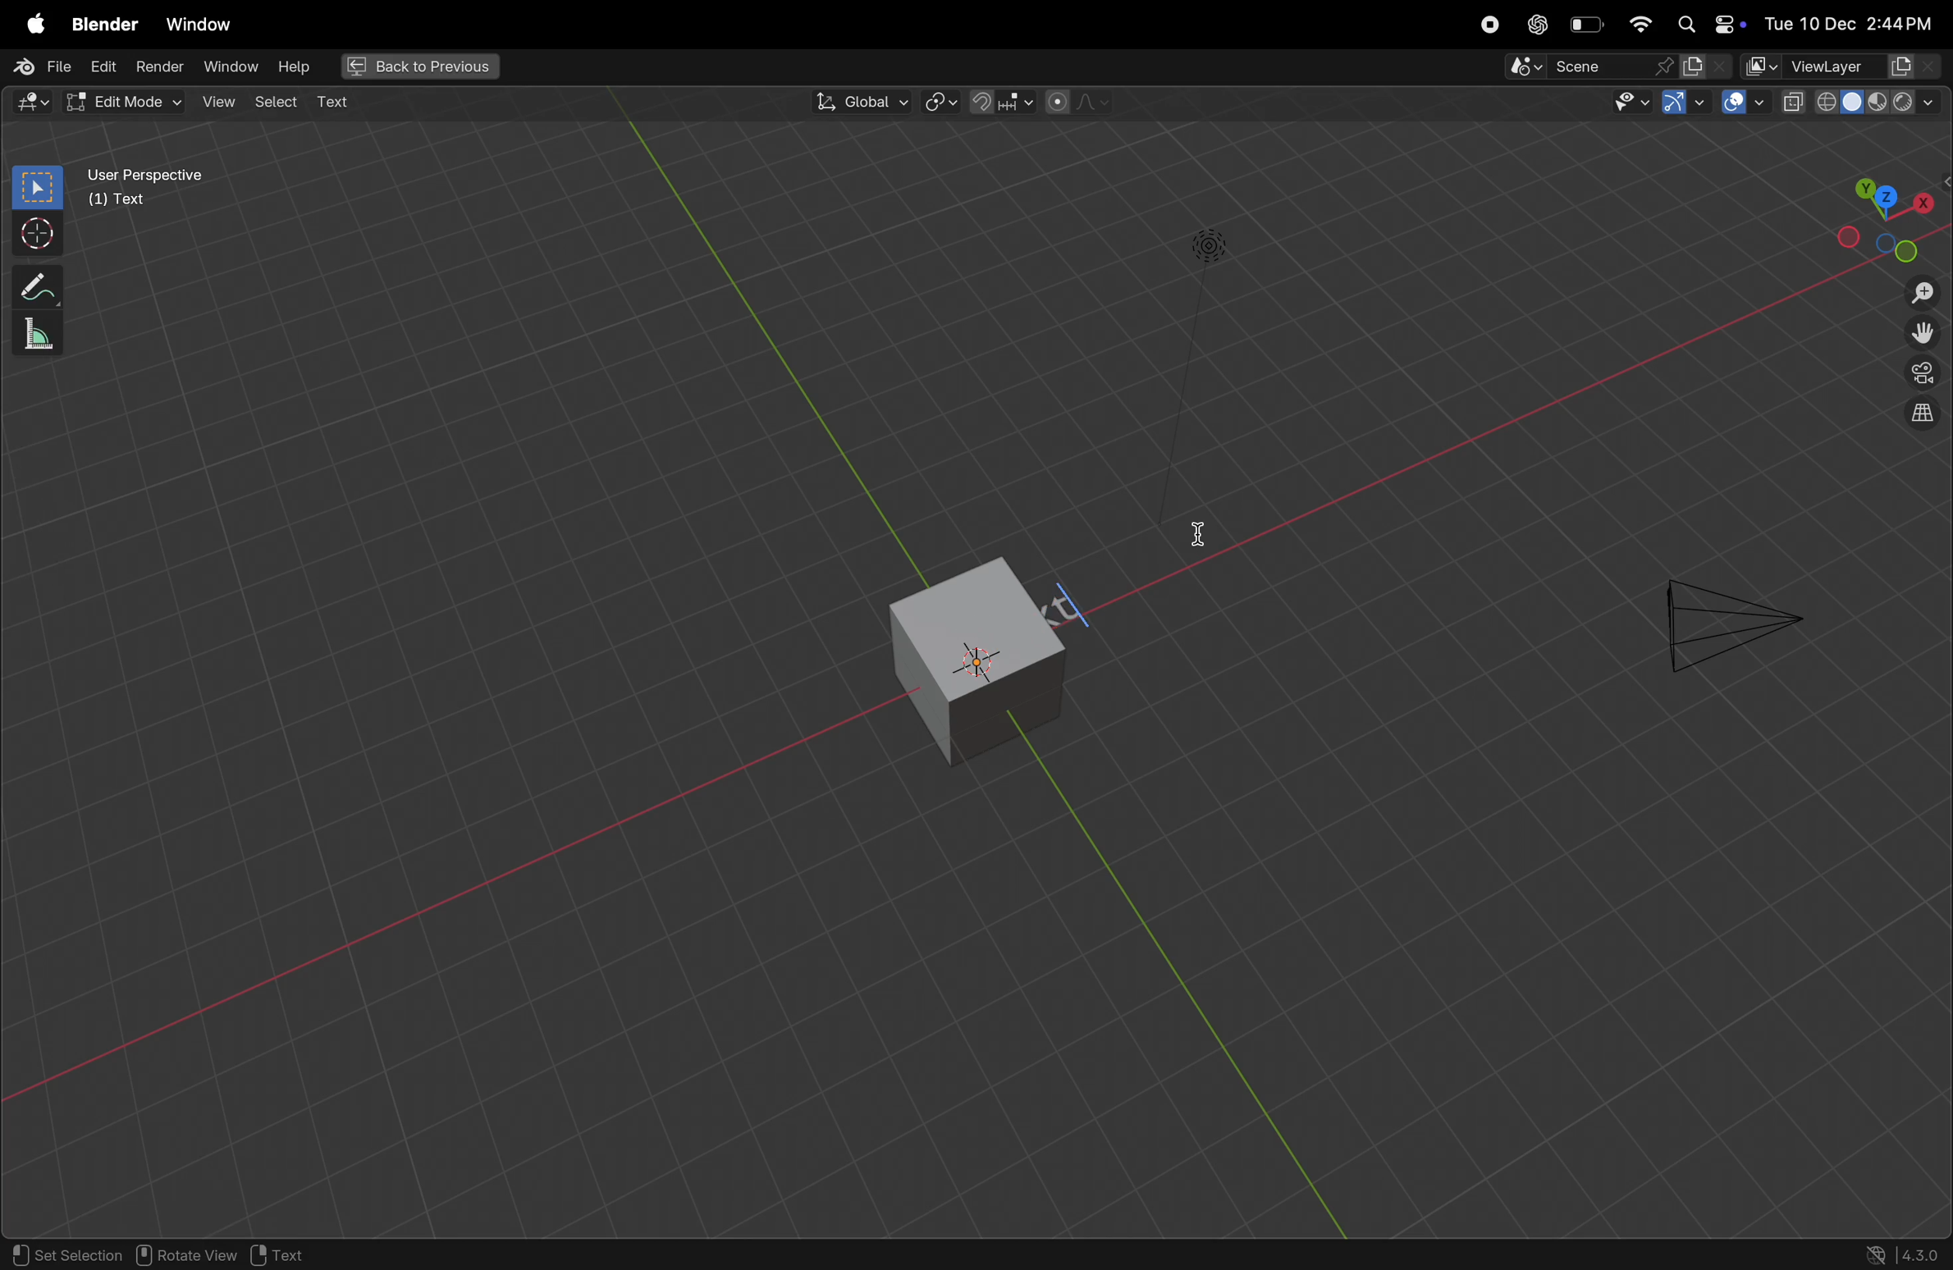  I want to click on version, so click(1904, 1254).